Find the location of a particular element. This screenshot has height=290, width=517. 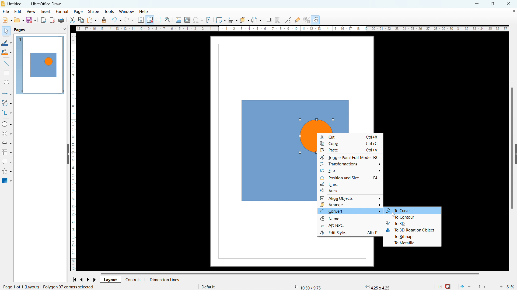

close is located at coordinates (509, 4).